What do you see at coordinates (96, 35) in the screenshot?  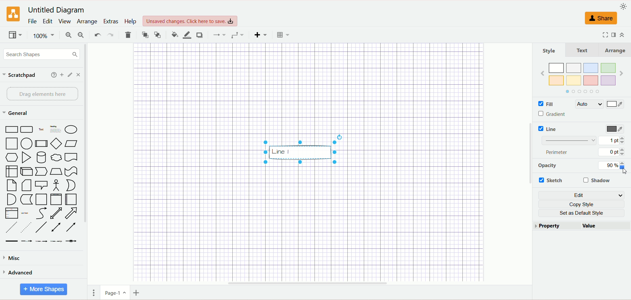 I see `undo` at bounding box center [96, 35].